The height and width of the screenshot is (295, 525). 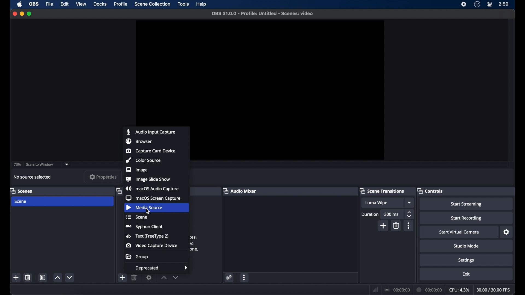 What do you see at coordinates (464, 4) in the screenshot?
I see `screen recorder icon` at bounding box center [464, 4].